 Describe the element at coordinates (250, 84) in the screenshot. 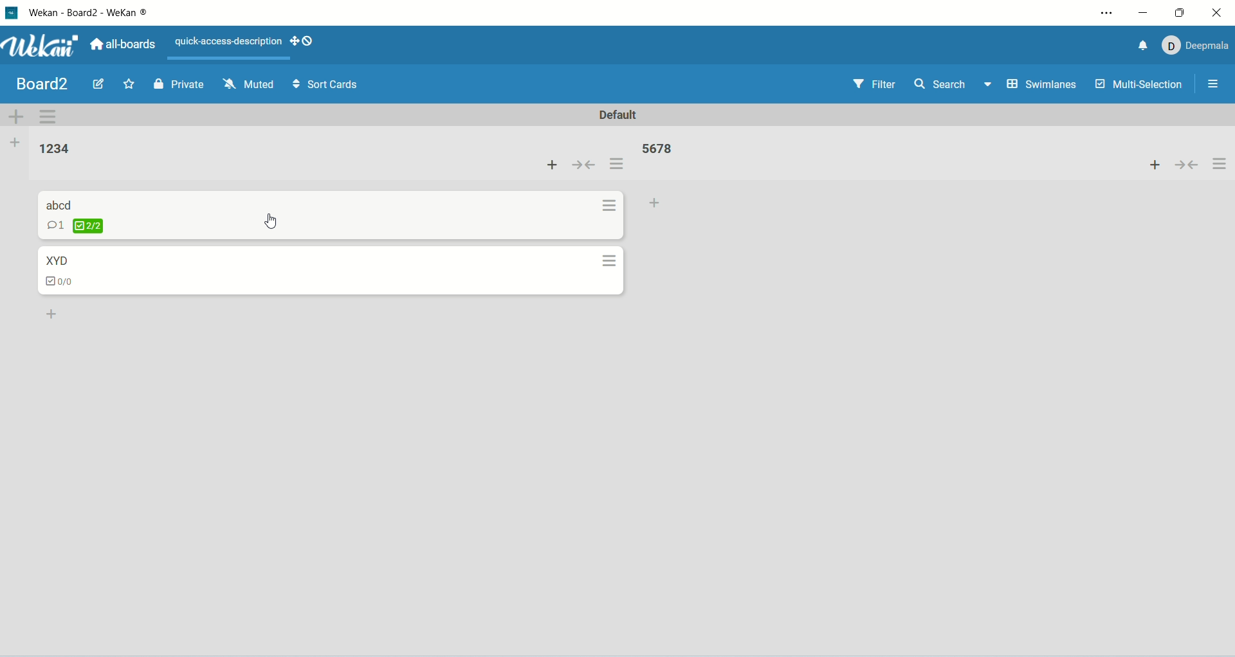

I see `muted` at that location.